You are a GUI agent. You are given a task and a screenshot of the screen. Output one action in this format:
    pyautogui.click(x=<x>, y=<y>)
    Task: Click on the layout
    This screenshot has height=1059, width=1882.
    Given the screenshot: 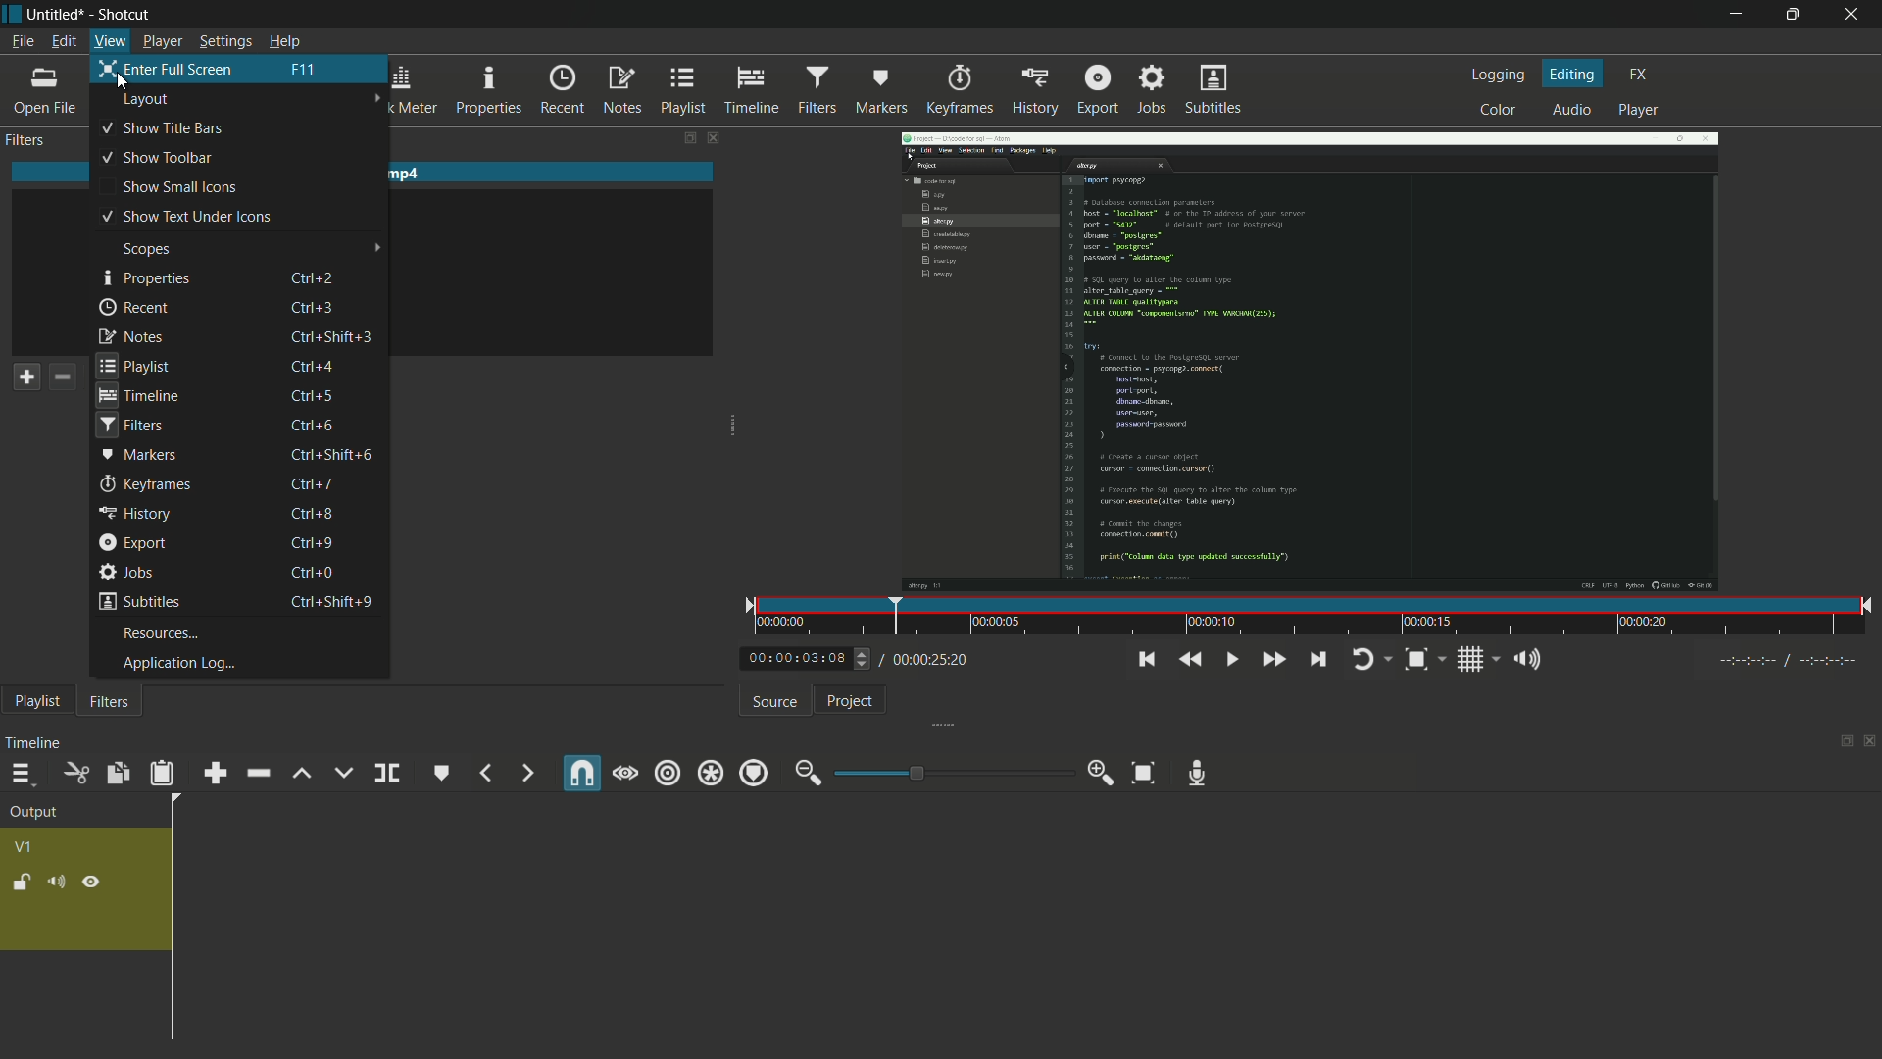 What is the action you would take?
    pyautogui.click(x=146, y=104)
    